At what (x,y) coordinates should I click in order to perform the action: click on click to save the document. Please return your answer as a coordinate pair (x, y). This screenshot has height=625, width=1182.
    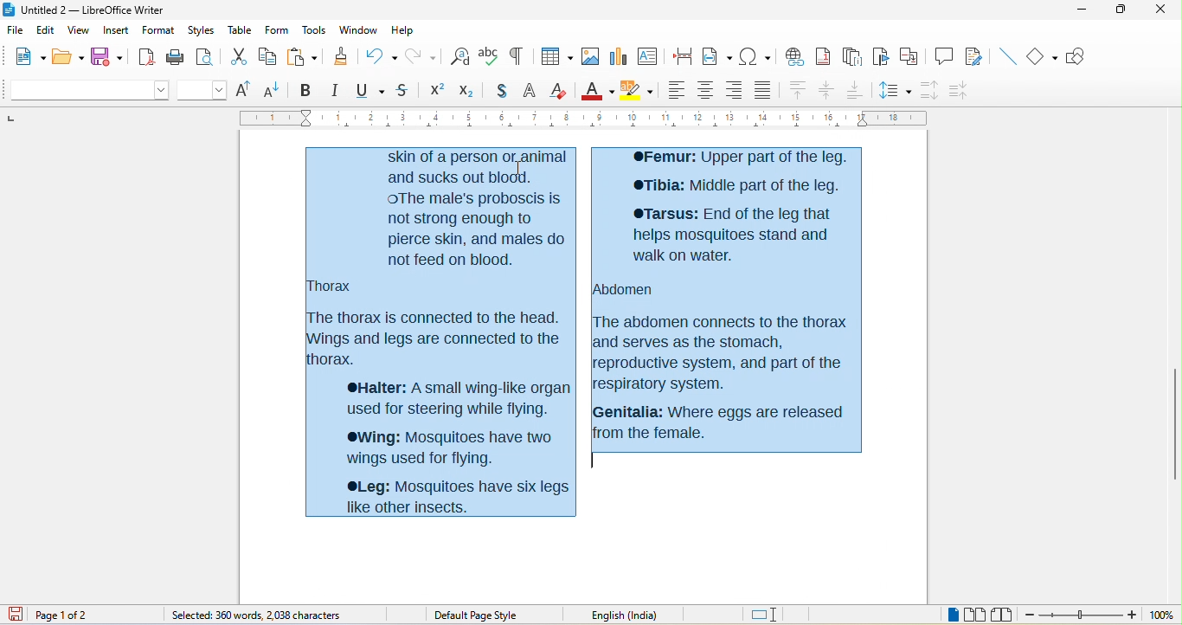
    Looking at the image, I should click on (15, 615).